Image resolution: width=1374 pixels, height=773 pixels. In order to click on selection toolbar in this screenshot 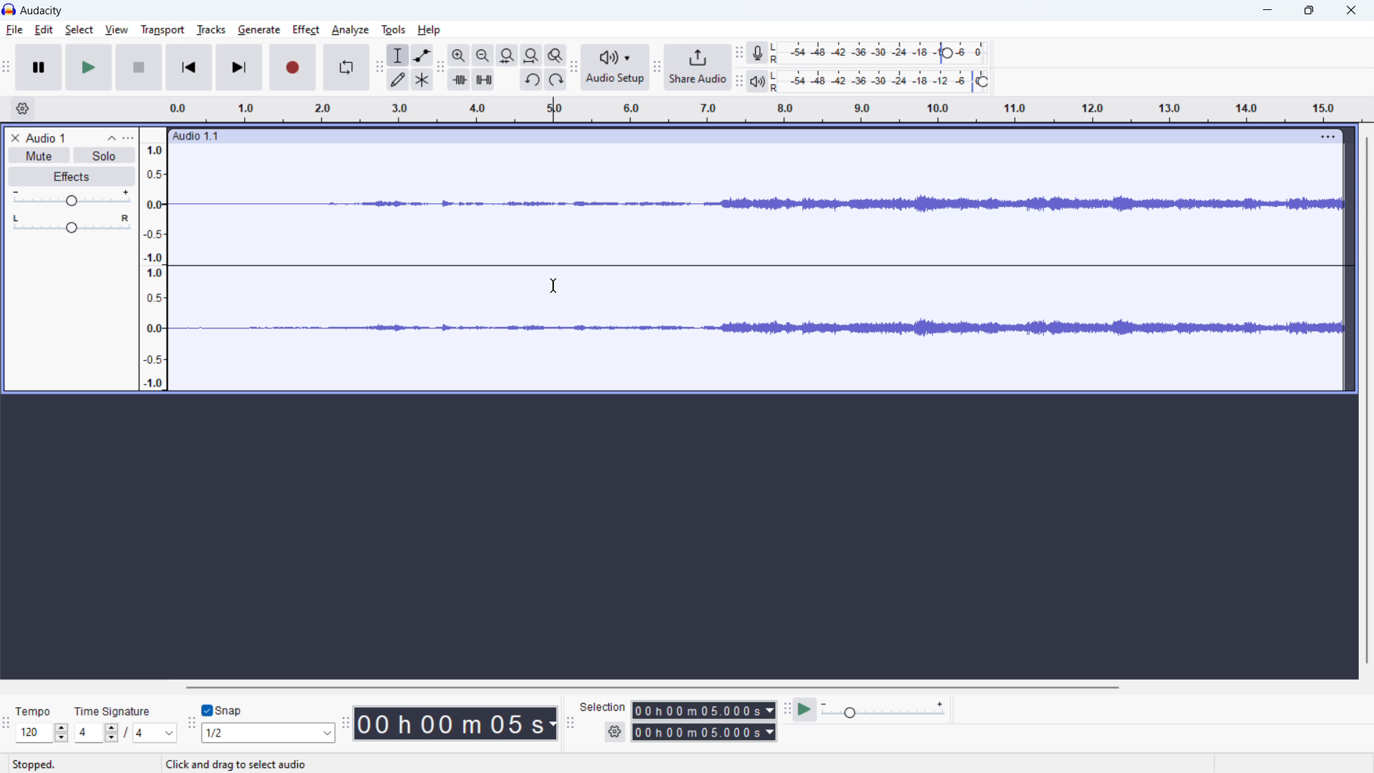, I will do `click(572, 724)`.